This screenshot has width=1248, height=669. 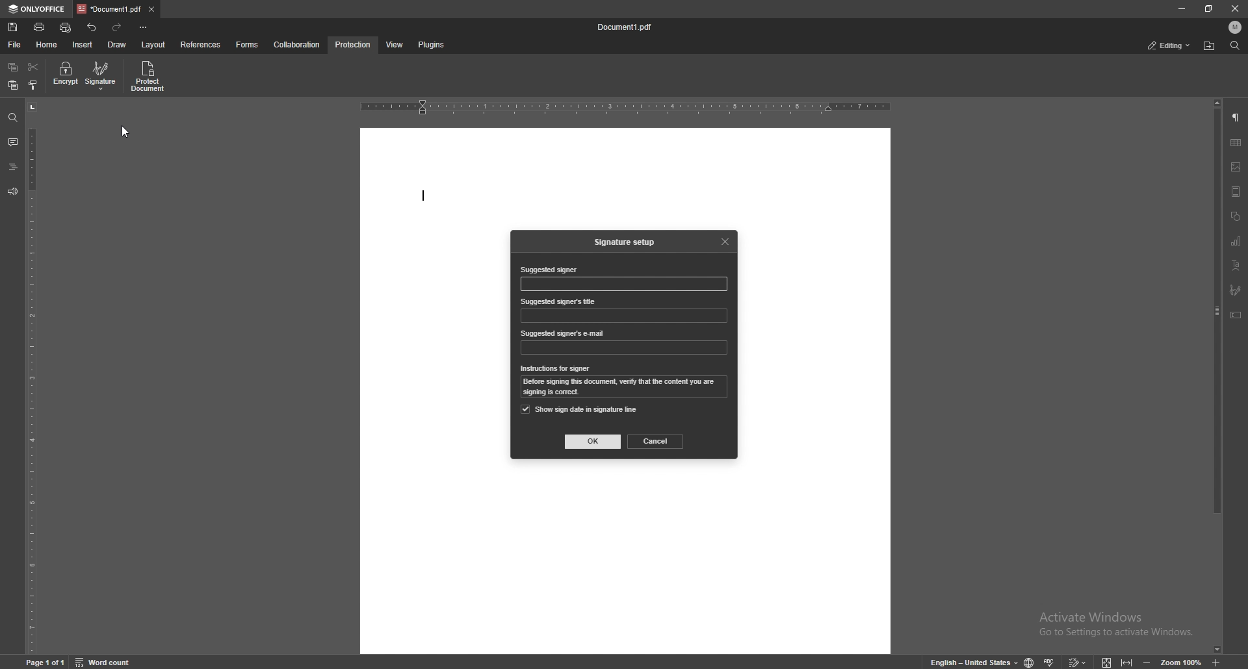 I want to click on ok, so click(x=593, y=442).